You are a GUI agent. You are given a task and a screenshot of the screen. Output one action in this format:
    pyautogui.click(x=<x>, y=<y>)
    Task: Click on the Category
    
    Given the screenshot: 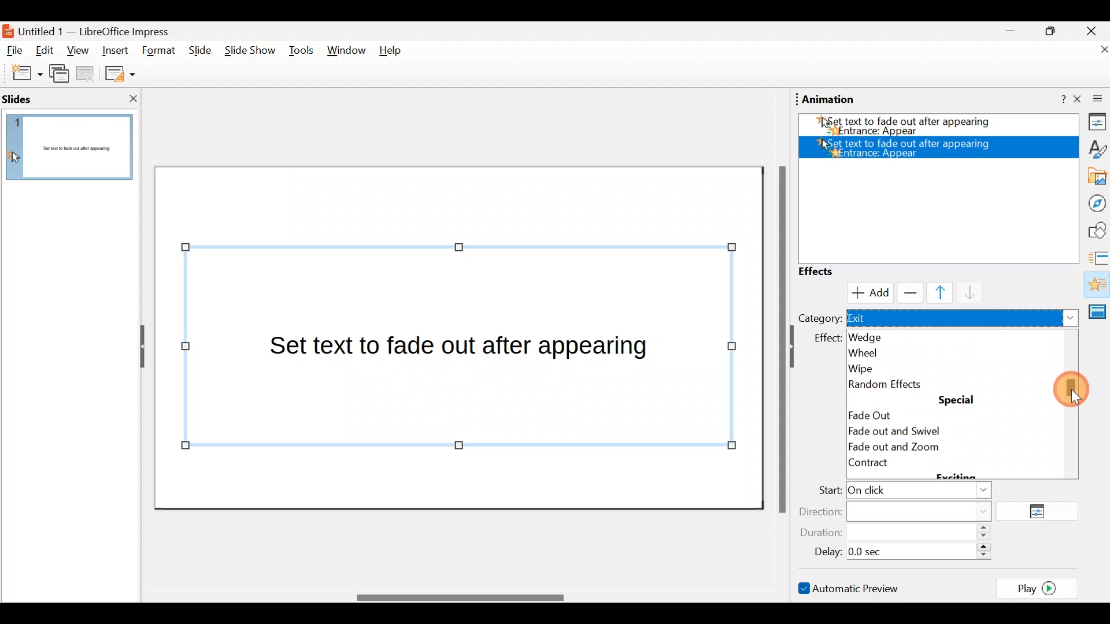 What is the action you would take?
    pyautogui.click(x=819, y=318)
    